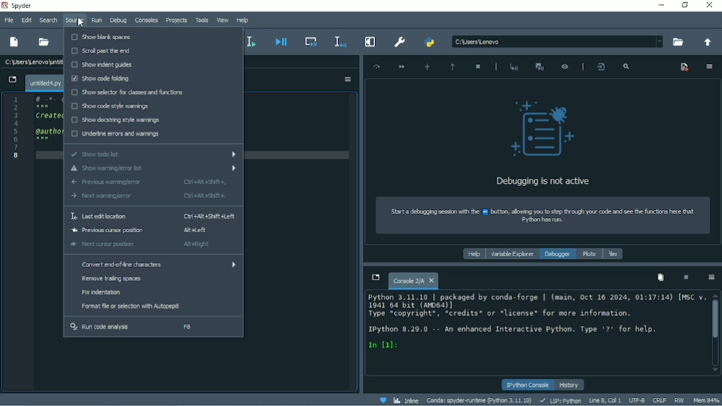  What do you see at coordinates (149, 92) in the screenshot?
I see `Show selector for classes and functions` at bounding box center [149, 92].